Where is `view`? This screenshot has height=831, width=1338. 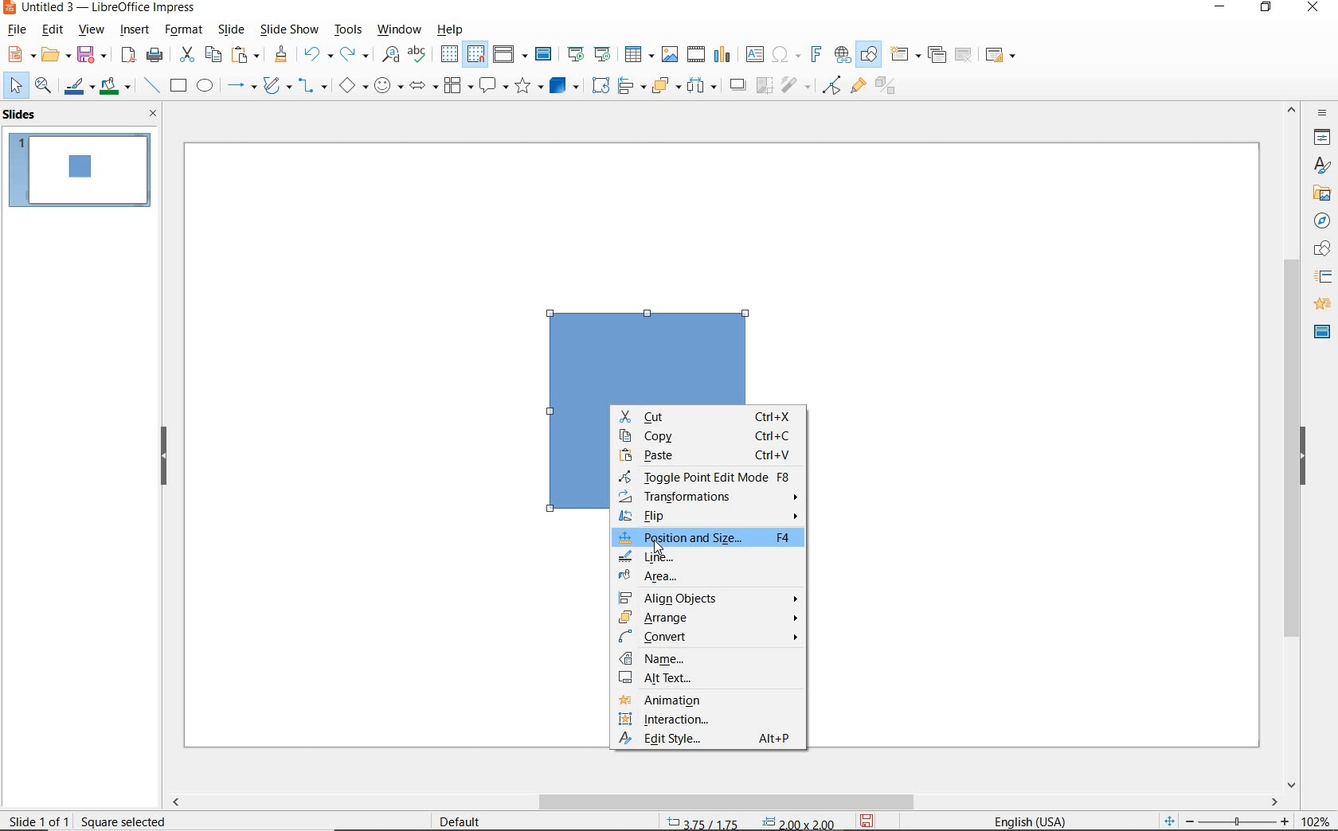
view is located at coordinates (91, 29).